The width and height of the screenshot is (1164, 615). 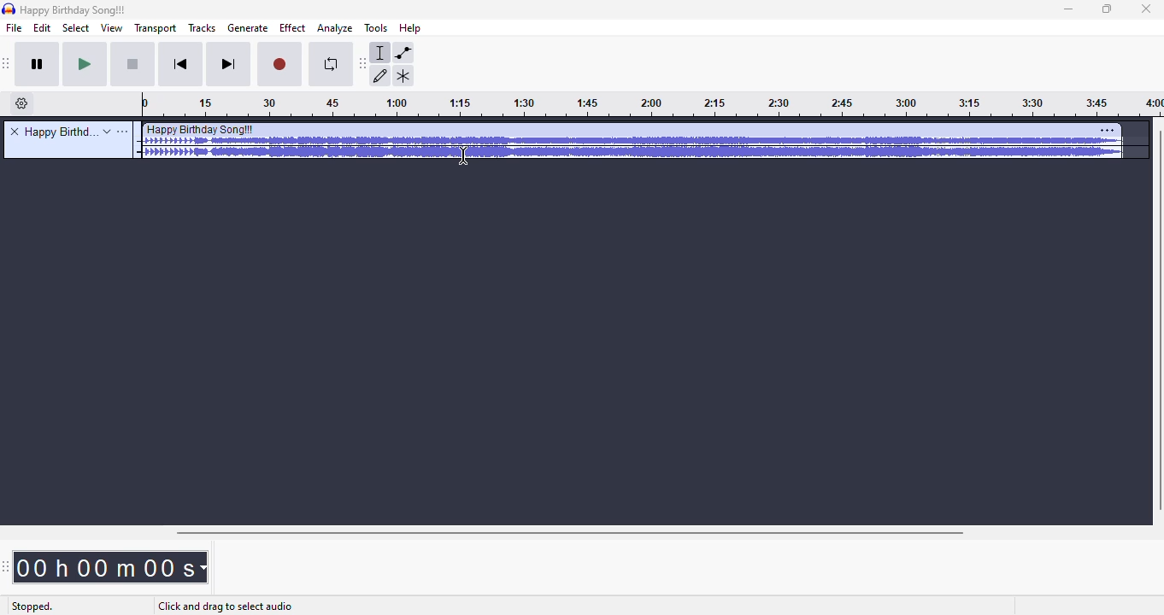 I want to click on multi-tool, so click(x=403, y=76).